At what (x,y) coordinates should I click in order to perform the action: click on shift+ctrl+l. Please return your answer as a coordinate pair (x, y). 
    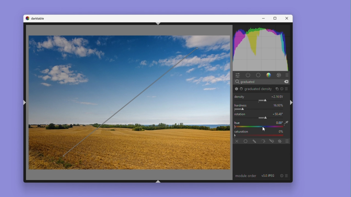
    Looking at the image, I should click on (26, 103).